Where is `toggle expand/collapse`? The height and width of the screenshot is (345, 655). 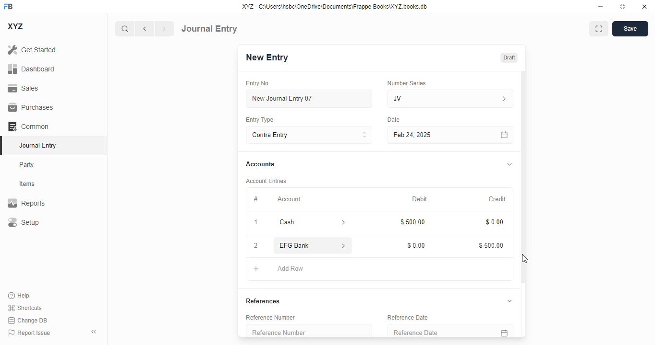 toggle expand/collapse is located at coordinates (509, 300).